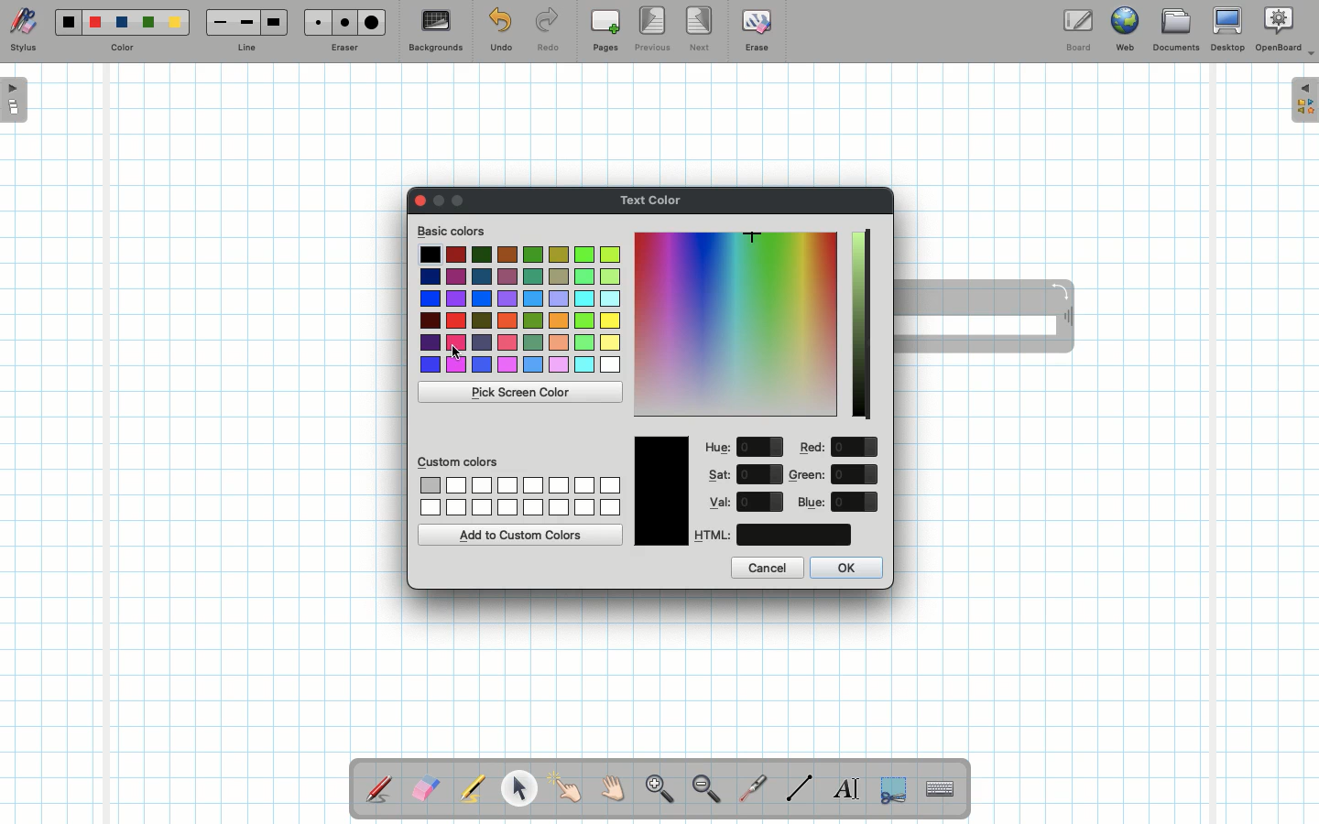 The width and height of the screenshot is (1319, 824). Describe the element at coordinates (736, 324) in the screenshot. I see `Color picker` at that location.